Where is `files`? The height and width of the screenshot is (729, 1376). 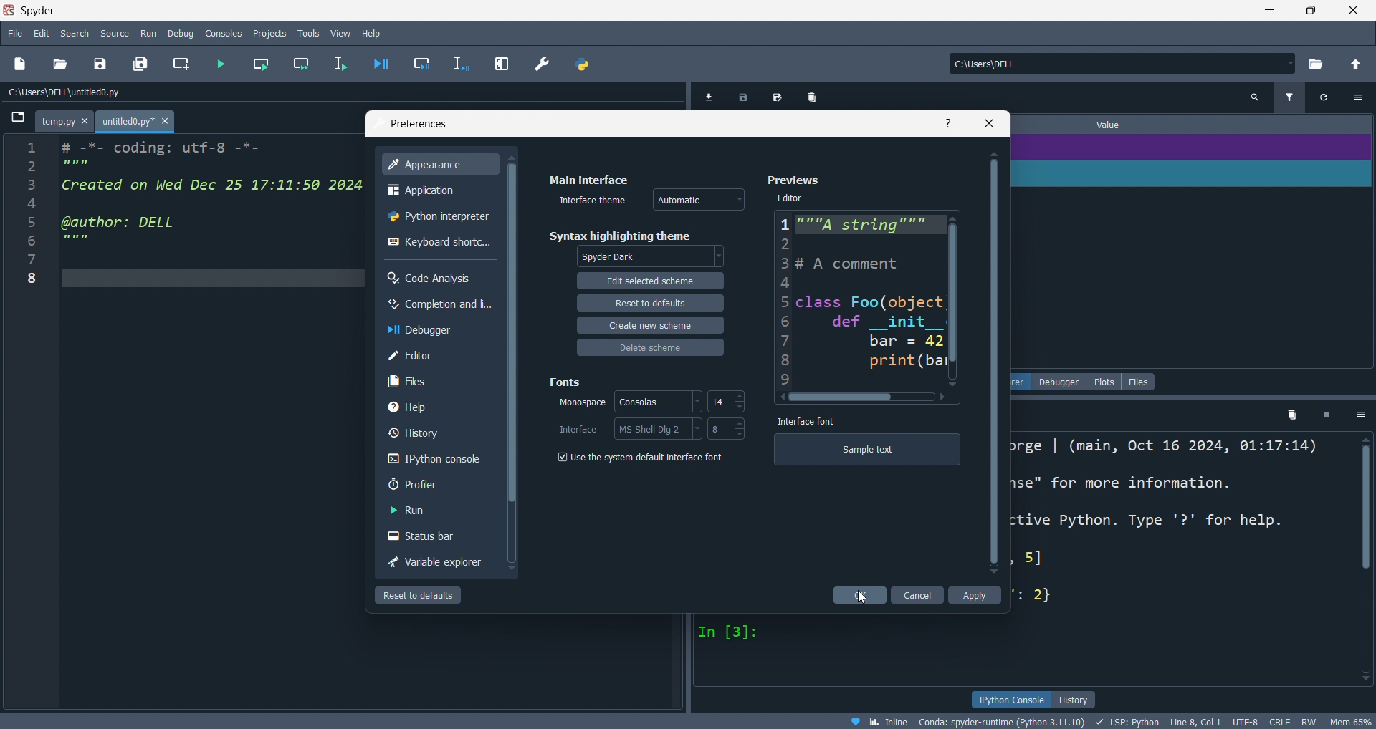
files is located at coordinates (439, 381).